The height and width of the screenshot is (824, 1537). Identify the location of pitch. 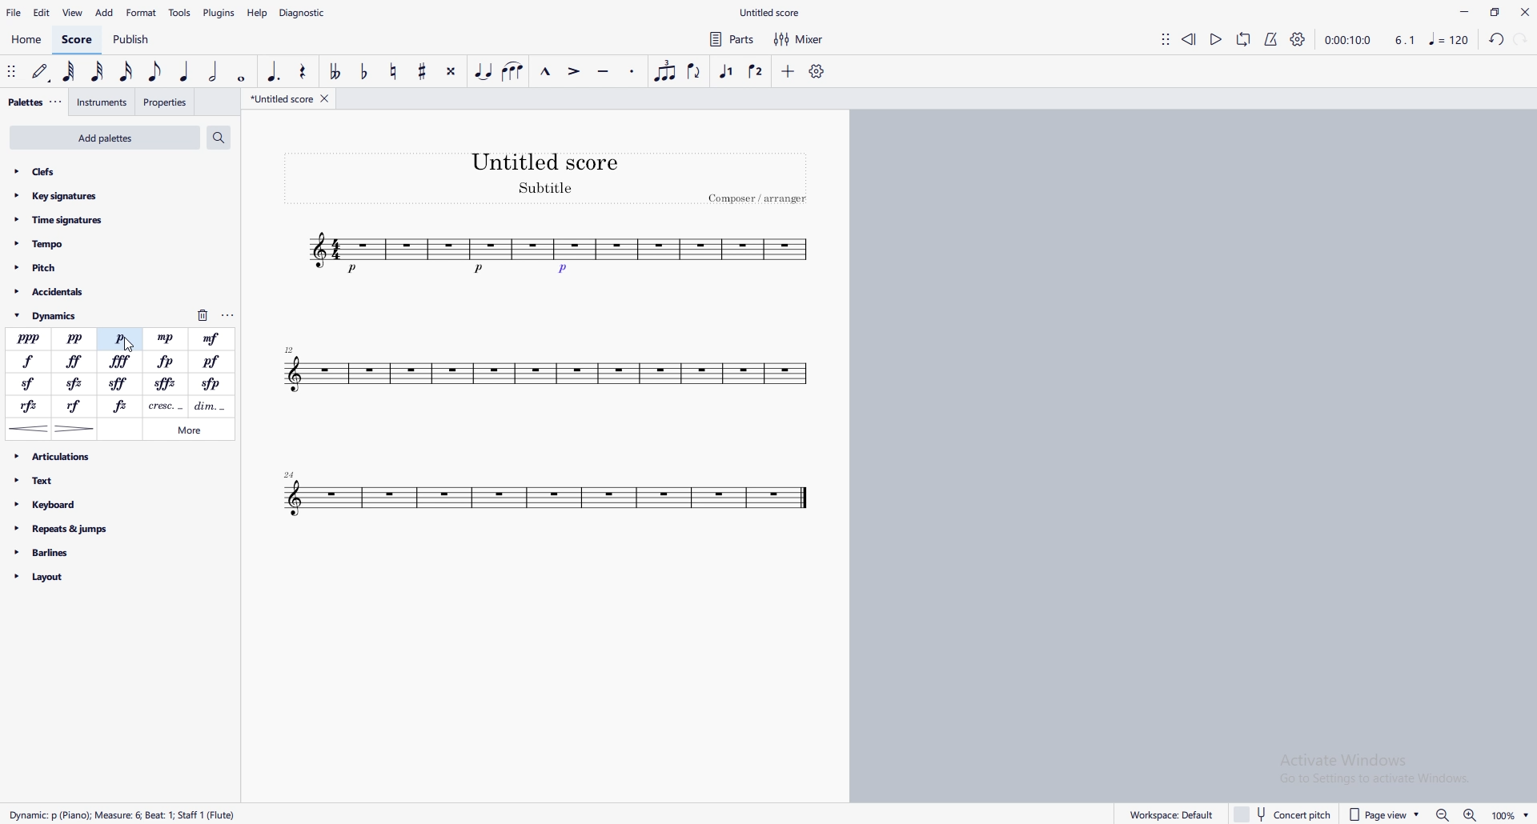
(102, 268).